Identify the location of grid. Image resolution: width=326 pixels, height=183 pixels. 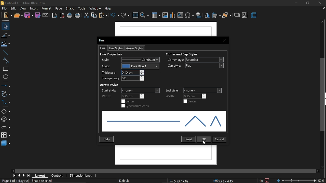
(135, 15).